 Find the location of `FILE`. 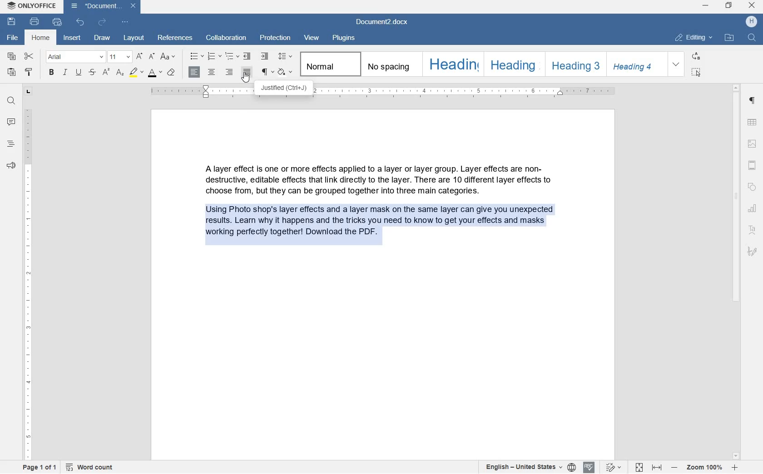

FILE is located at coordinates (11, 37).